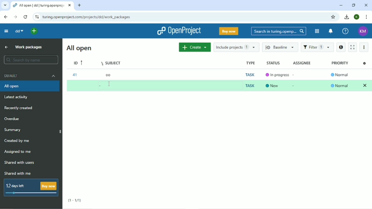  I want to click on All open, so click(78, 48).